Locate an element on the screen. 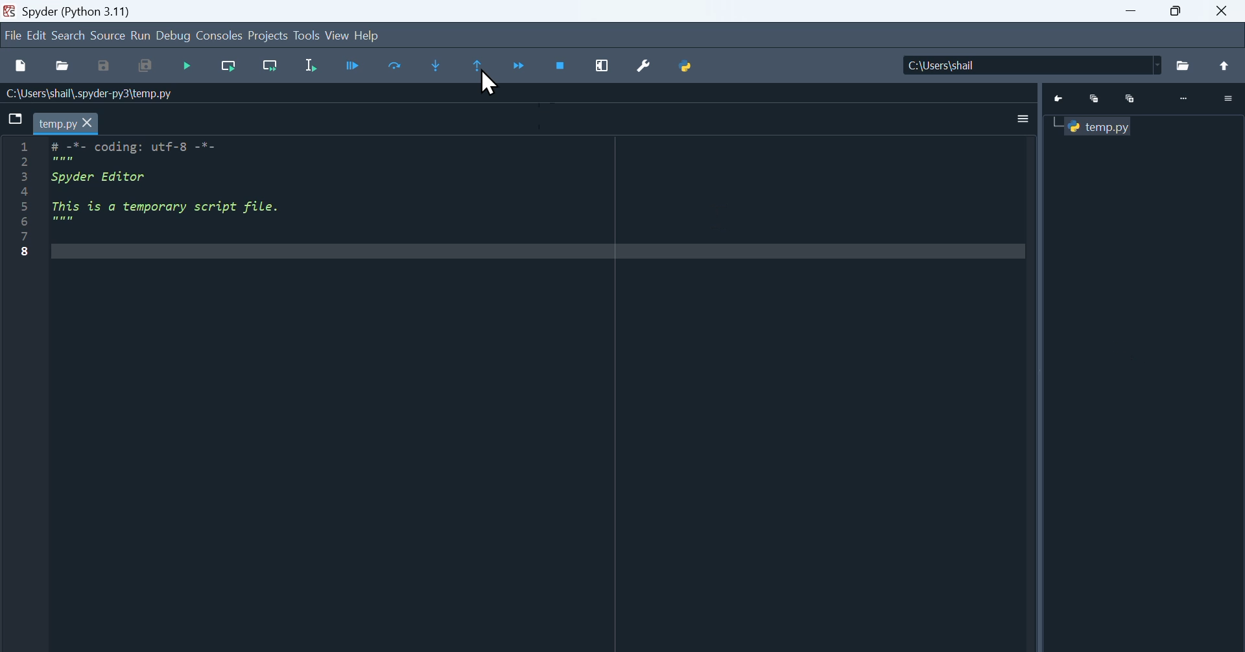 The image size is (1245, 652). C:\Users\shail\.spyder-py3\temp.py is located at coordinates (106, 93).